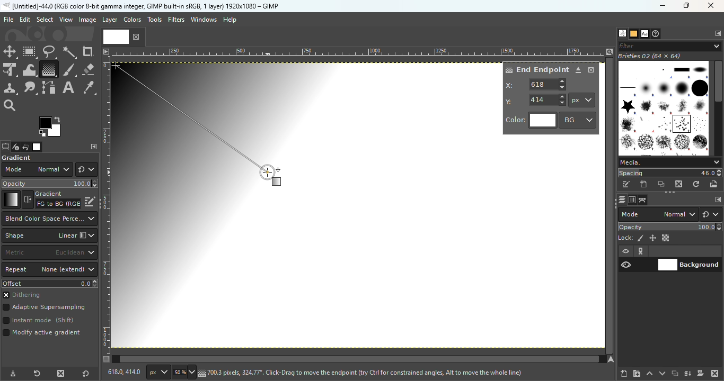  Describe the element at coordinates (689, 6) in the screenshot. I see `Maximize` at that location.